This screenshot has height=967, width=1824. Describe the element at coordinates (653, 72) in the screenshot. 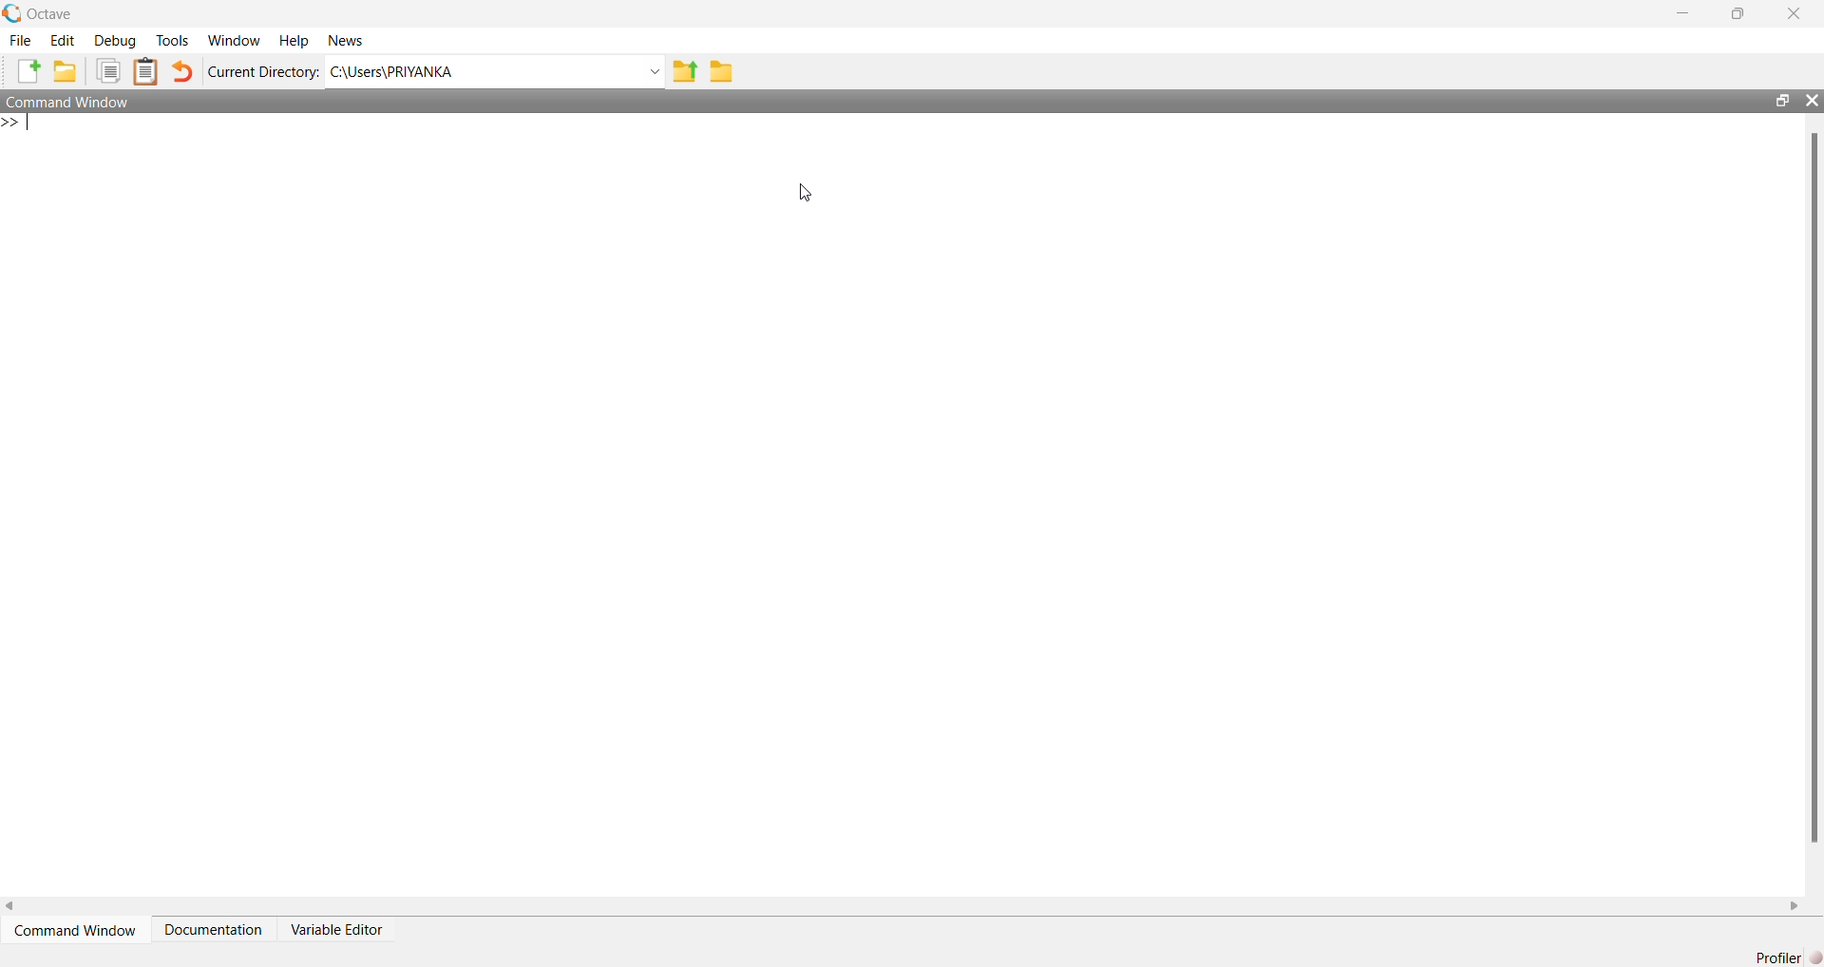

I see `dropdown` at that location.